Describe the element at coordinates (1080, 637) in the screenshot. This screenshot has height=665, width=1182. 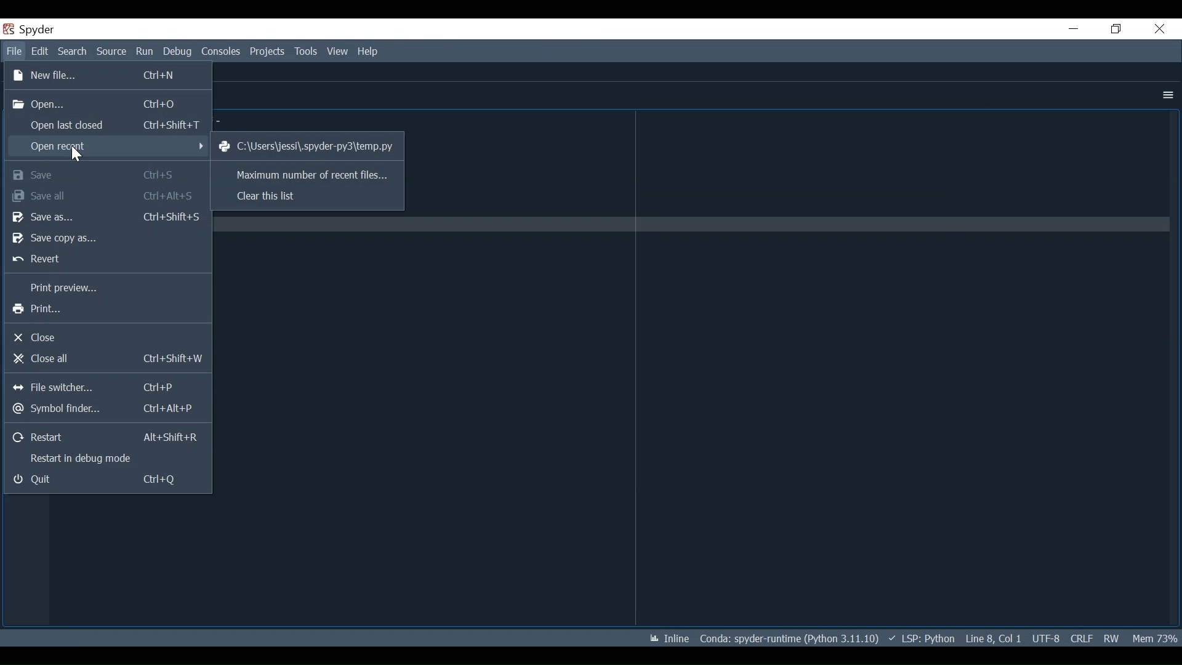
I see `File EQL Status` at that location.